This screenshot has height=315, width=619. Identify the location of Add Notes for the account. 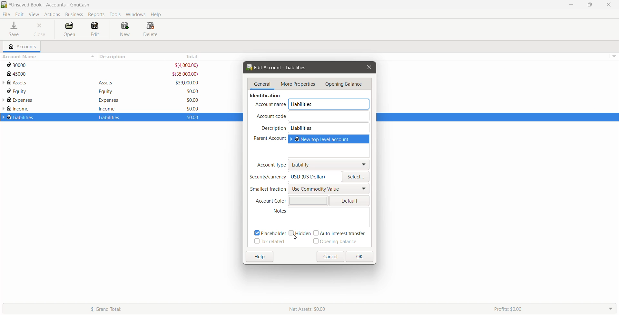
(330, 217).